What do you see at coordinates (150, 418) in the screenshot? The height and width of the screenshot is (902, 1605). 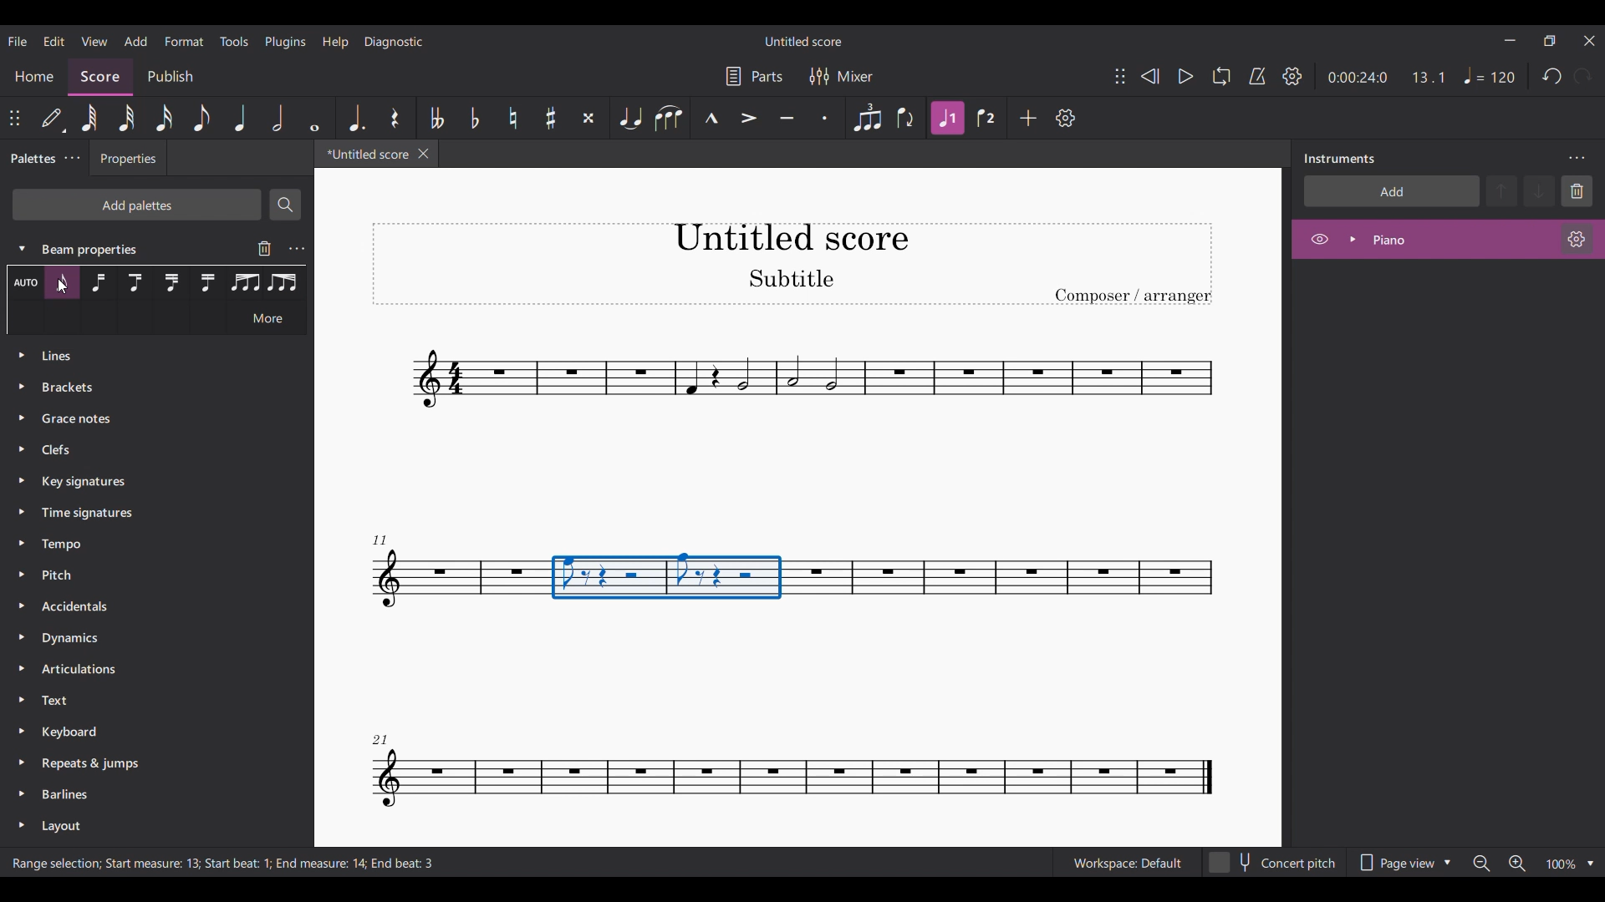 I see `Grace notes` at bounding box center [150, 418].